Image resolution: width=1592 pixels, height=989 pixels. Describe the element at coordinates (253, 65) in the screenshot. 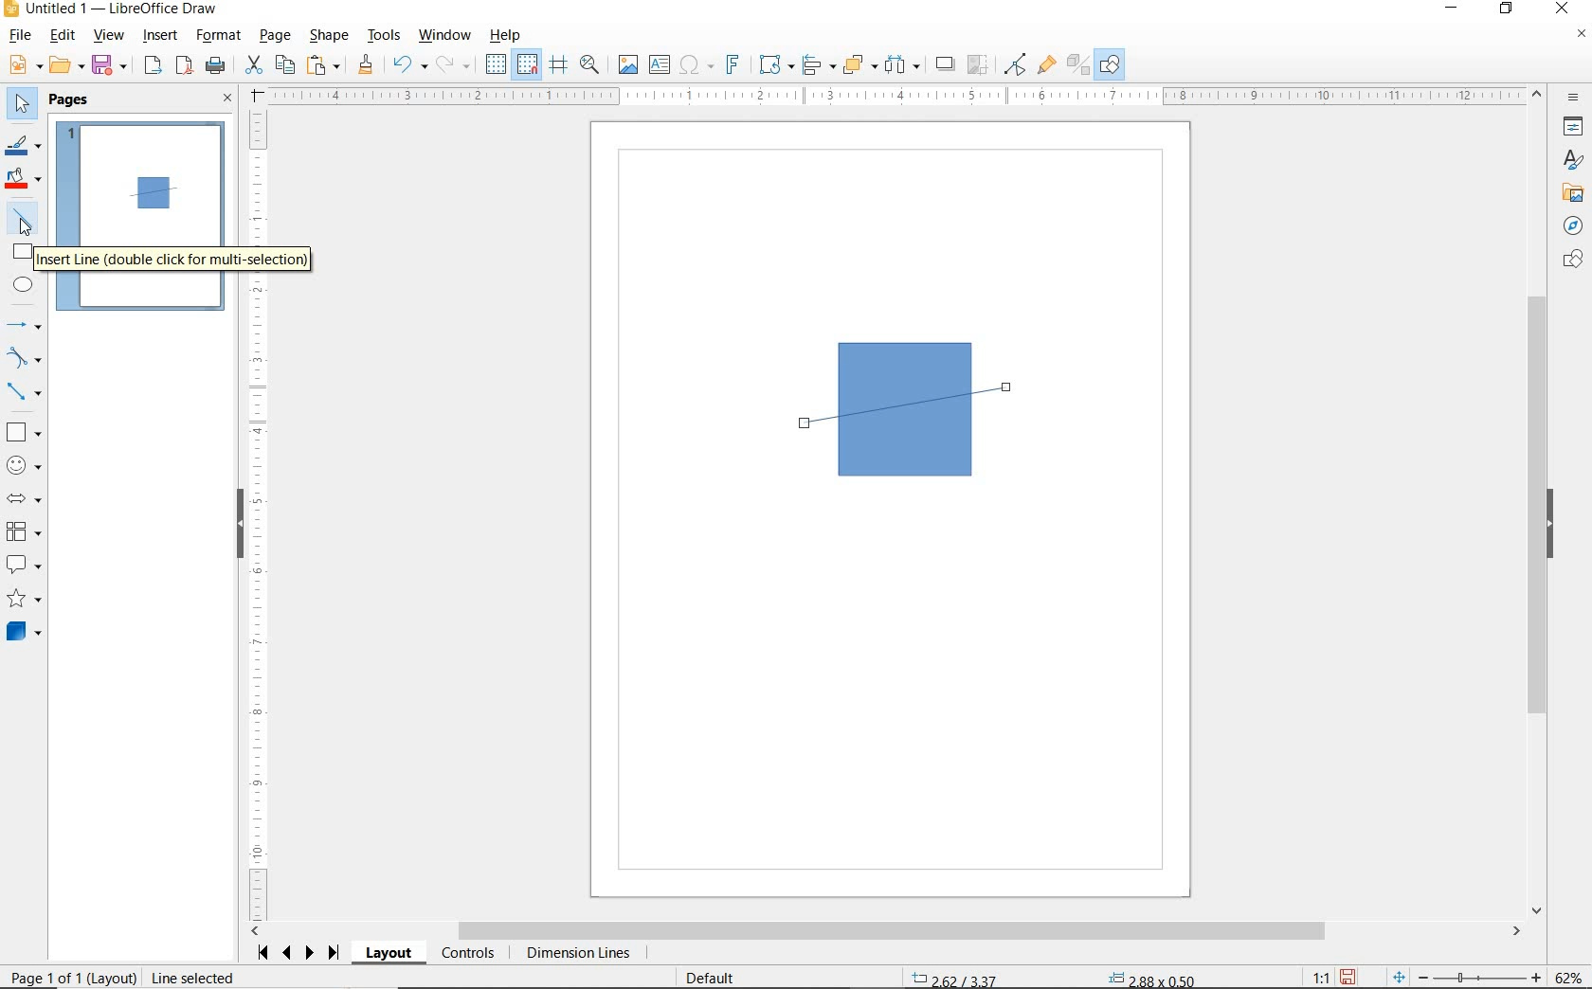

I see `CUT` at that location.